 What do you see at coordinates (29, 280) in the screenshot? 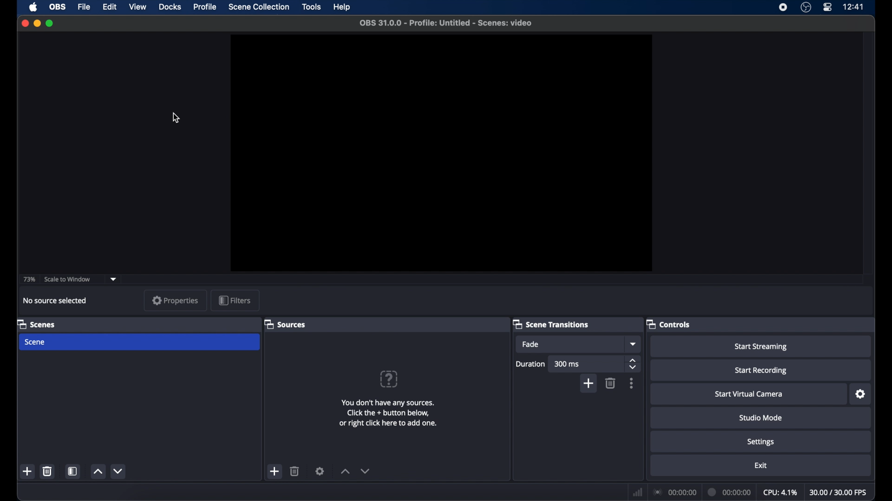
I see `73%` at bounding box center [29, 280].